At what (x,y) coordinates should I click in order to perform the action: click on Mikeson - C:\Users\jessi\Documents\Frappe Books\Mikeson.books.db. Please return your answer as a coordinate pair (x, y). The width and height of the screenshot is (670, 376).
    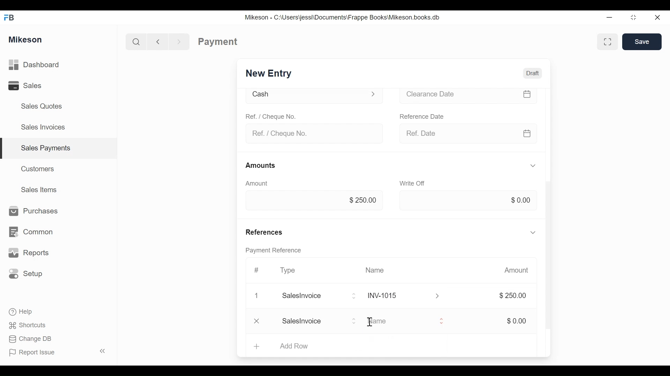
    Looking at the image, I should click on (343, 17).